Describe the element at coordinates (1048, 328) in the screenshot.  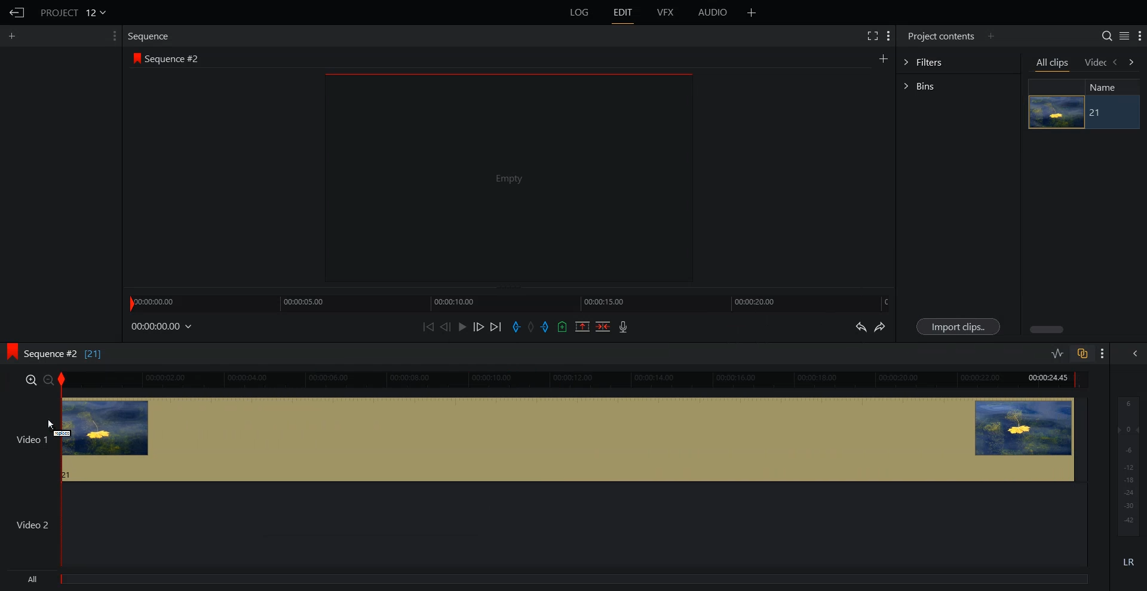
I see `scroll bar` at that location.